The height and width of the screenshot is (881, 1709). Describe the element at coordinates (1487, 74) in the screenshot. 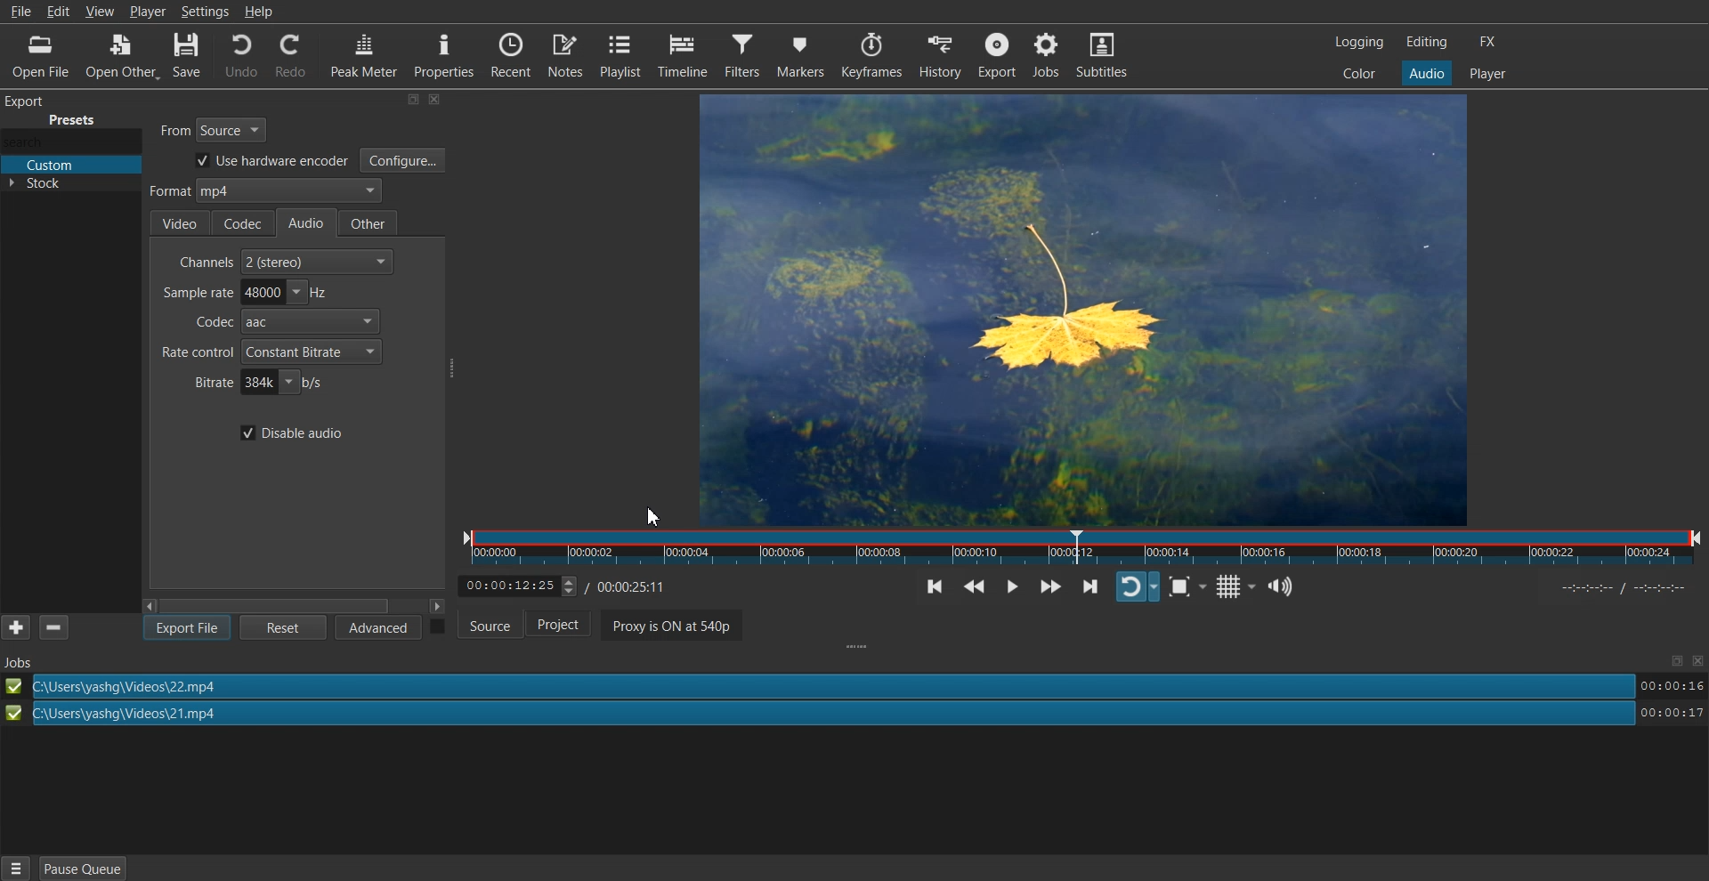

I see `Player` at that location.